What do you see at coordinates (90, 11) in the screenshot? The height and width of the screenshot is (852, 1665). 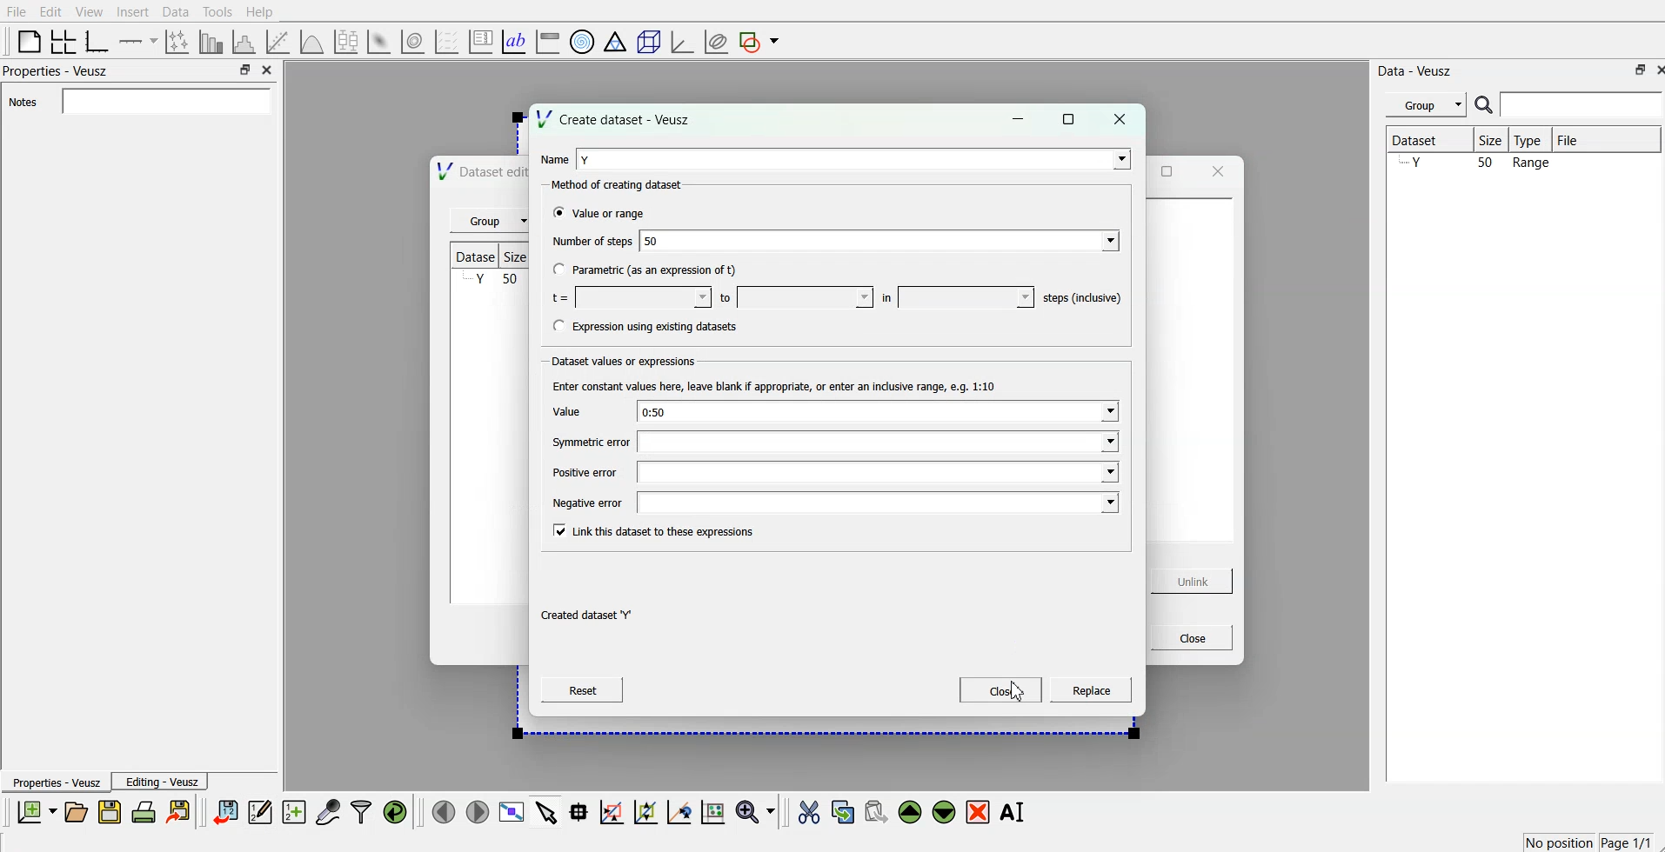 I see `View` at bounding box center [90, 11].